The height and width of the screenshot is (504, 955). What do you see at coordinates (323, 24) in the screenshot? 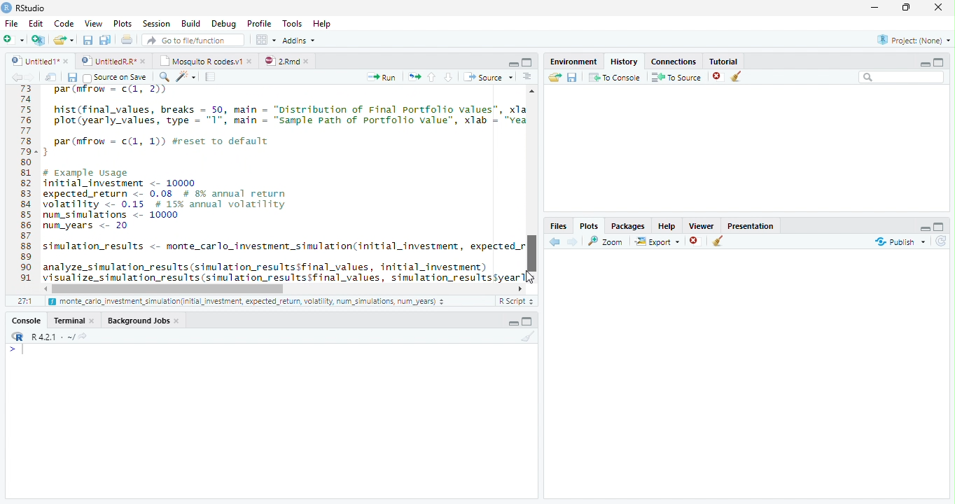
I see `Help` at bounding box center [323, 24].